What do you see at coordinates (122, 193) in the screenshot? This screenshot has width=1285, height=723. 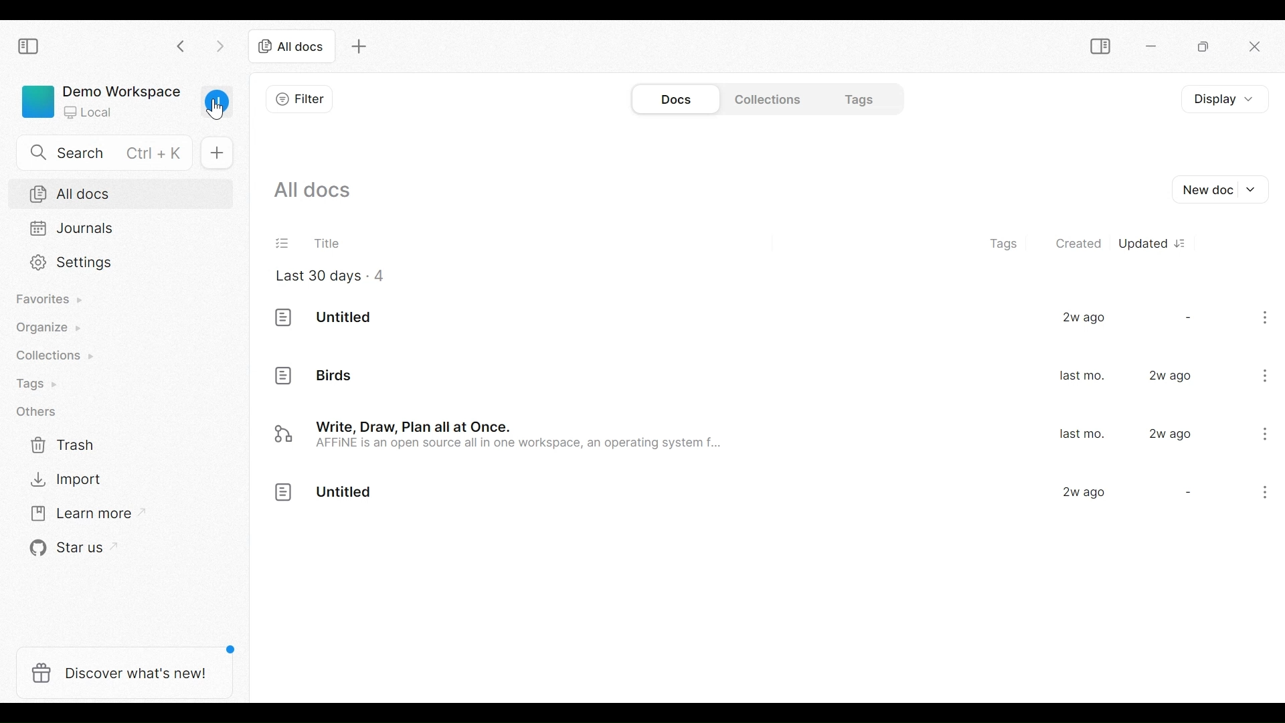 I see `All documents` at bounding box center [122, 193].